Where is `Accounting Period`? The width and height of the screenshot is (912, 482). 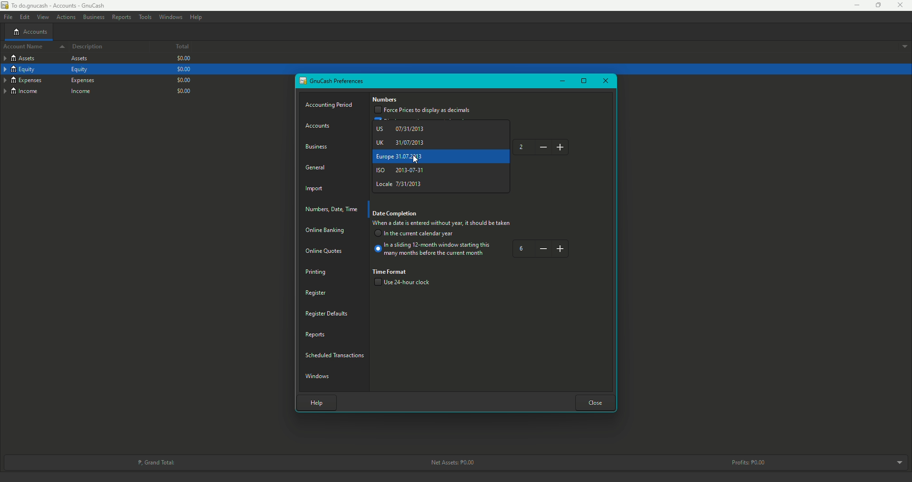
Accounting Period is located at coordinates (331, 105).